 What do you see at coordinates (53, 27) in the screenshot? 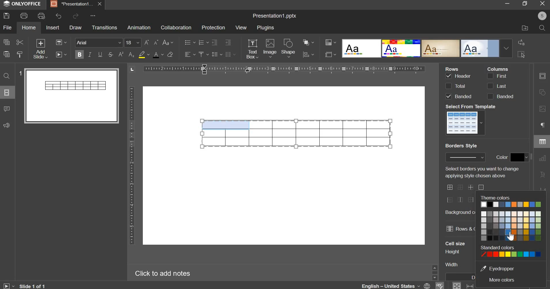
I see `insert` at bounding box center [53, 27].